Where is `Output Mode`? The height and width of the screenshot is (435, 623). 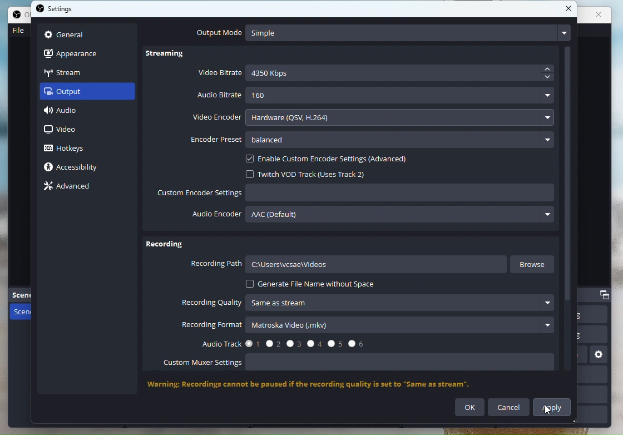
Output Mode is located at coordinates (381, 33).